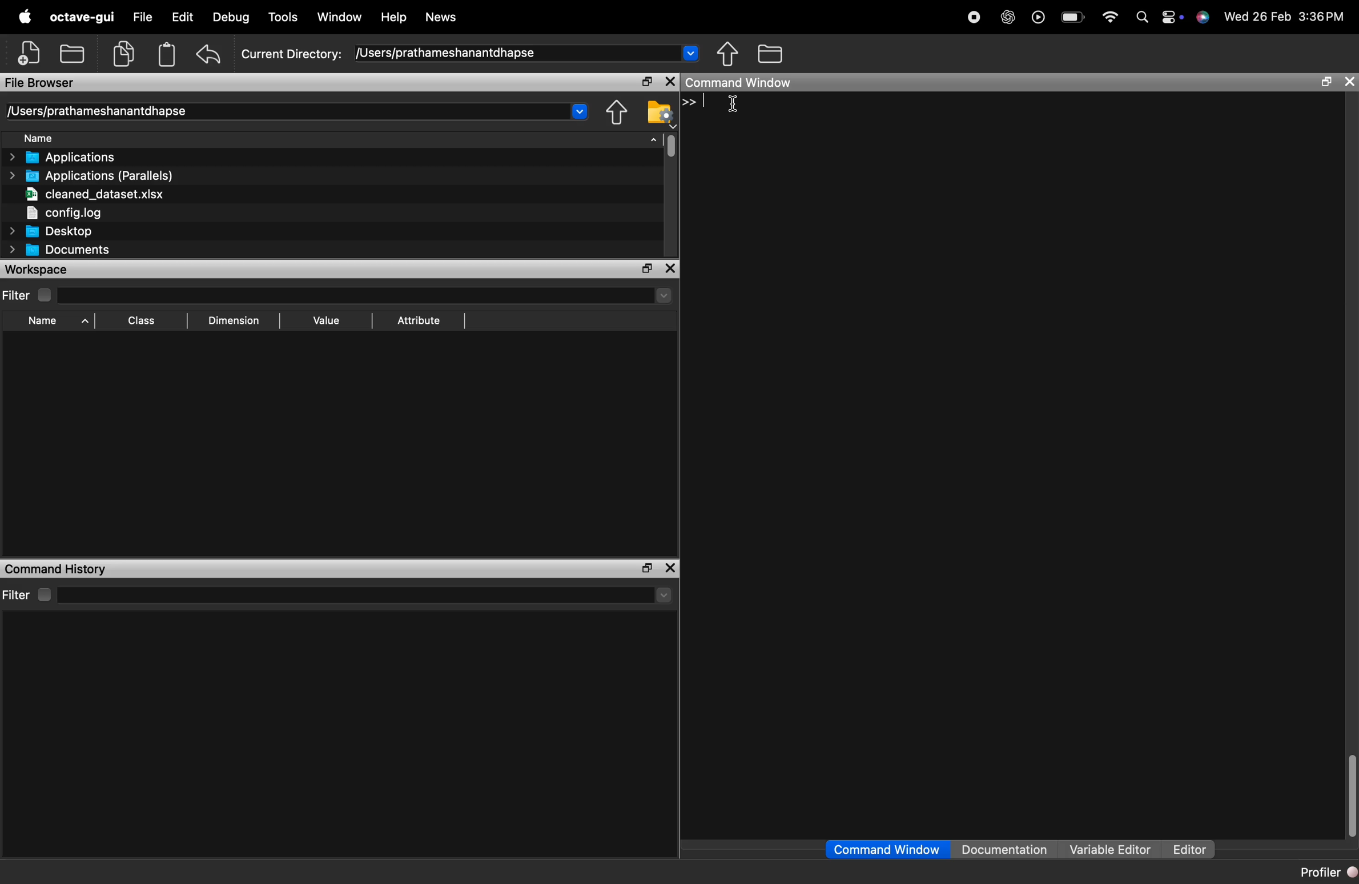 The width and height of the screenshot is (1359, 884). I want to click on control center, so click(1173, 18).